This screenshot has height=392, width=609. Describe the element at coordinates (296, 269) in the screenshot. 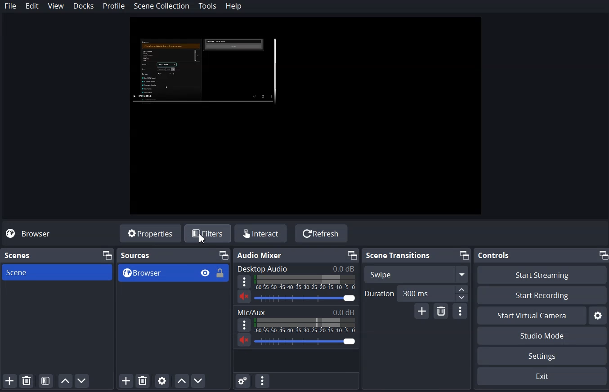

I see `Desktop Audio` at that location.